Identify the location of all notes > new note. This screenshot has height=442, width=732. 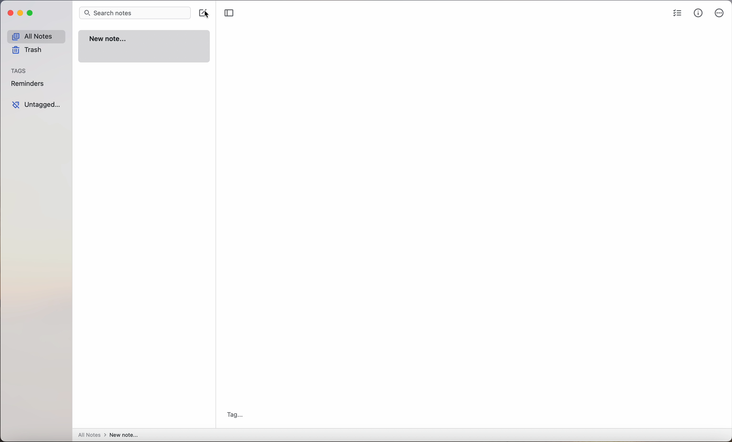
(109, 435).